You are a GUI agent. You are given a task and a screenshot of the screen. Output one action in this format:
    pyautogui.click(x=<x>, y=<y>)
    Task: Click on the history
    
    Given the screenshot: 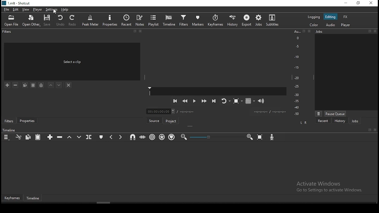 What is the action you would take?
    pyautogui.click(x=340, y=121)
    